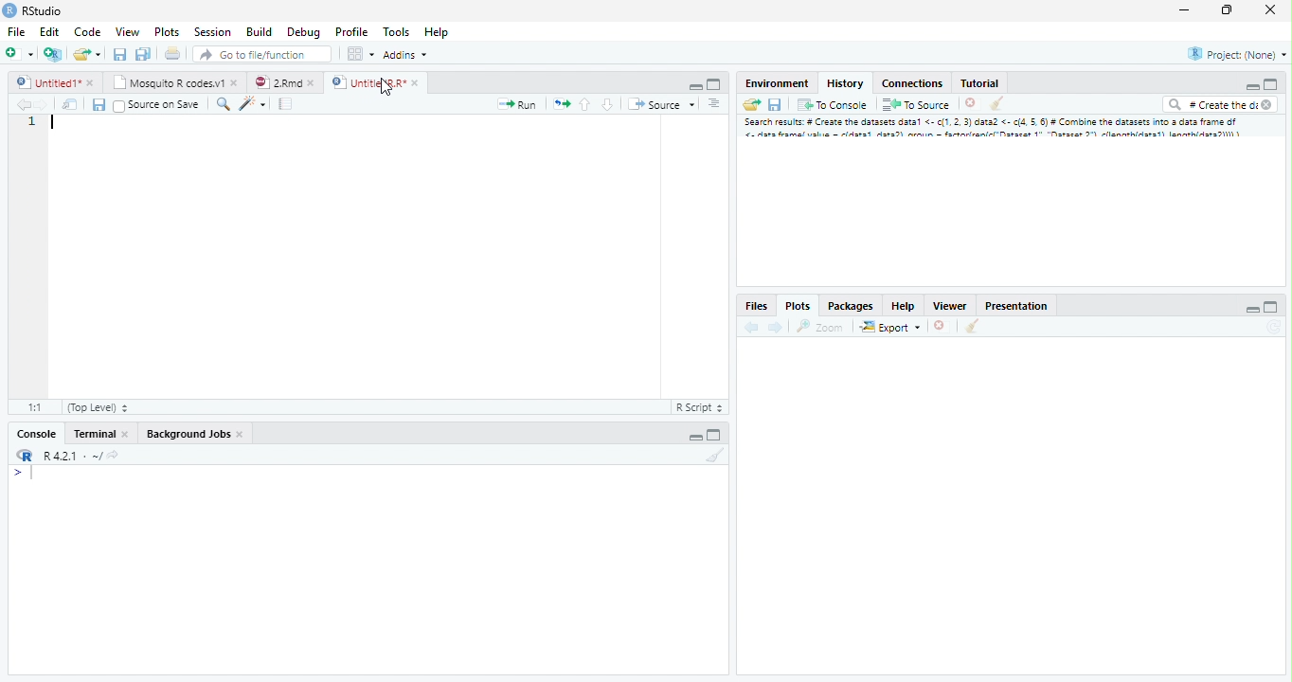 The width and height of the screenshot is (1292, 682). What do you see at coordinates (1269, 85) in the screenshot?
I see `Maximize` at bounding box center [1269, 85].